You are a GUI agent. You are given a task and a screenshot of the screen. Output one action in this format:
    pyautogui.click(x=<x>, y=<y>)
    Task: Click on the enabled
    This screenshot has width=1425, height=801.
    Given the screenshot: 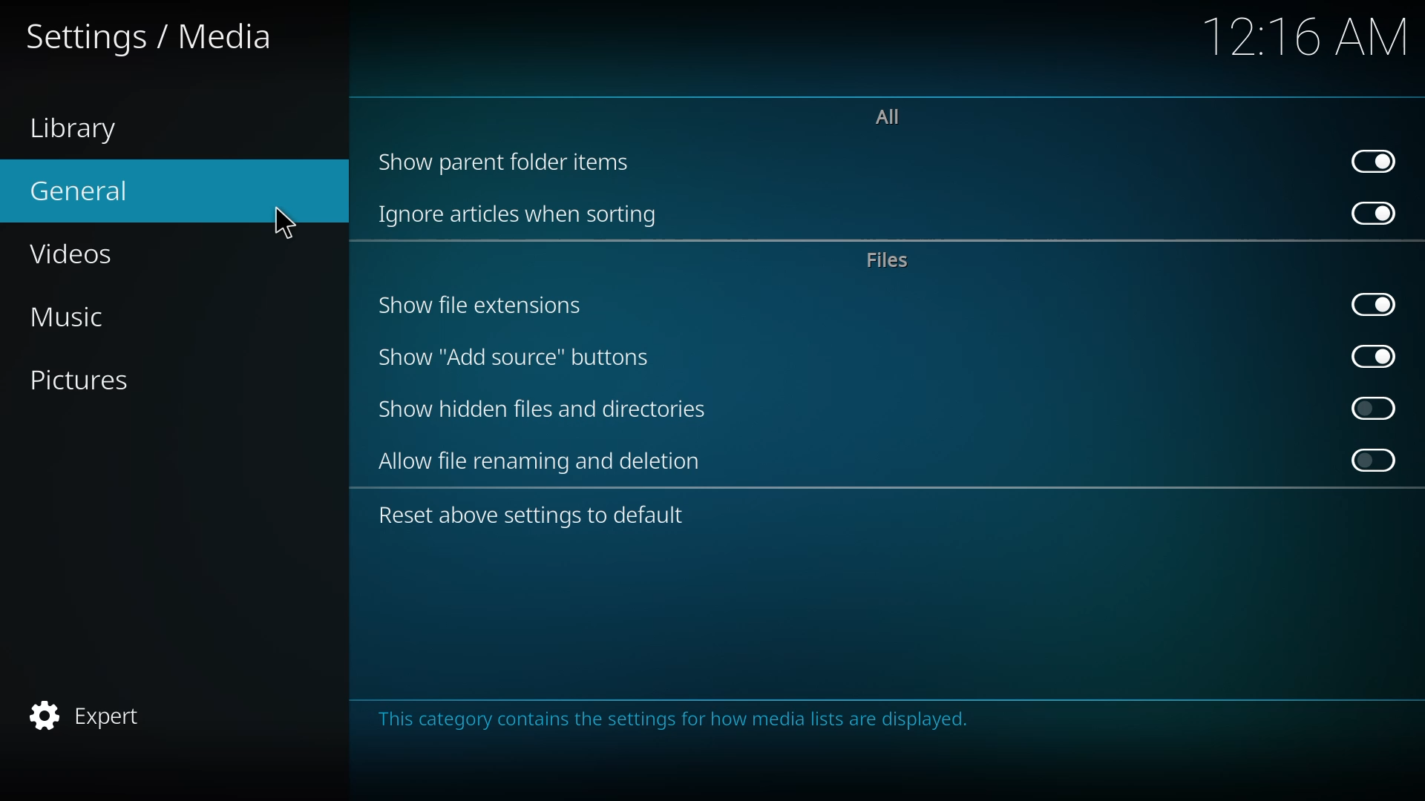 What is the action you would take?
    pyautogui.click(x=1378, y=214)
    